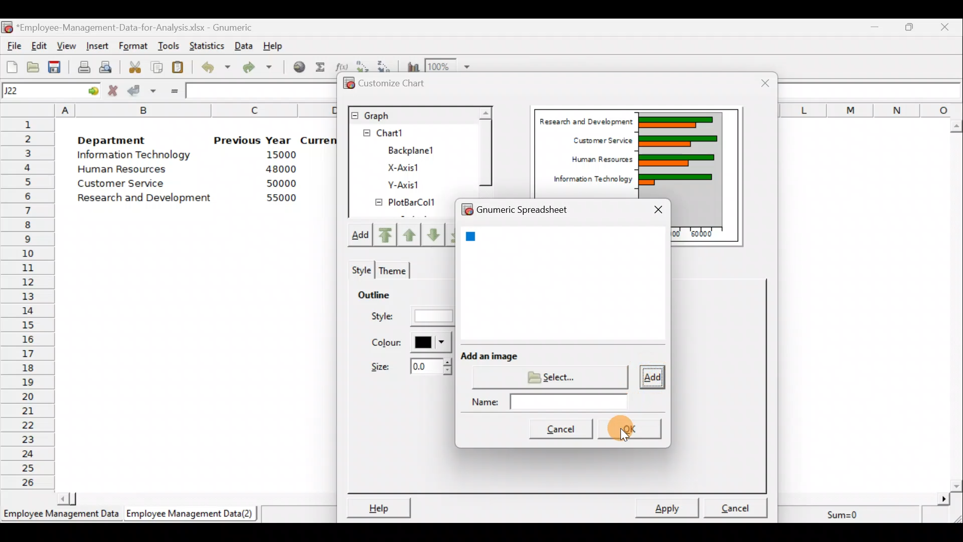 Image resolution: width=963 pixels, height=542 pixels. What do you see at coordinates (13, 46) in the screenshot?
I see `File` at bounding box center [13, 46].